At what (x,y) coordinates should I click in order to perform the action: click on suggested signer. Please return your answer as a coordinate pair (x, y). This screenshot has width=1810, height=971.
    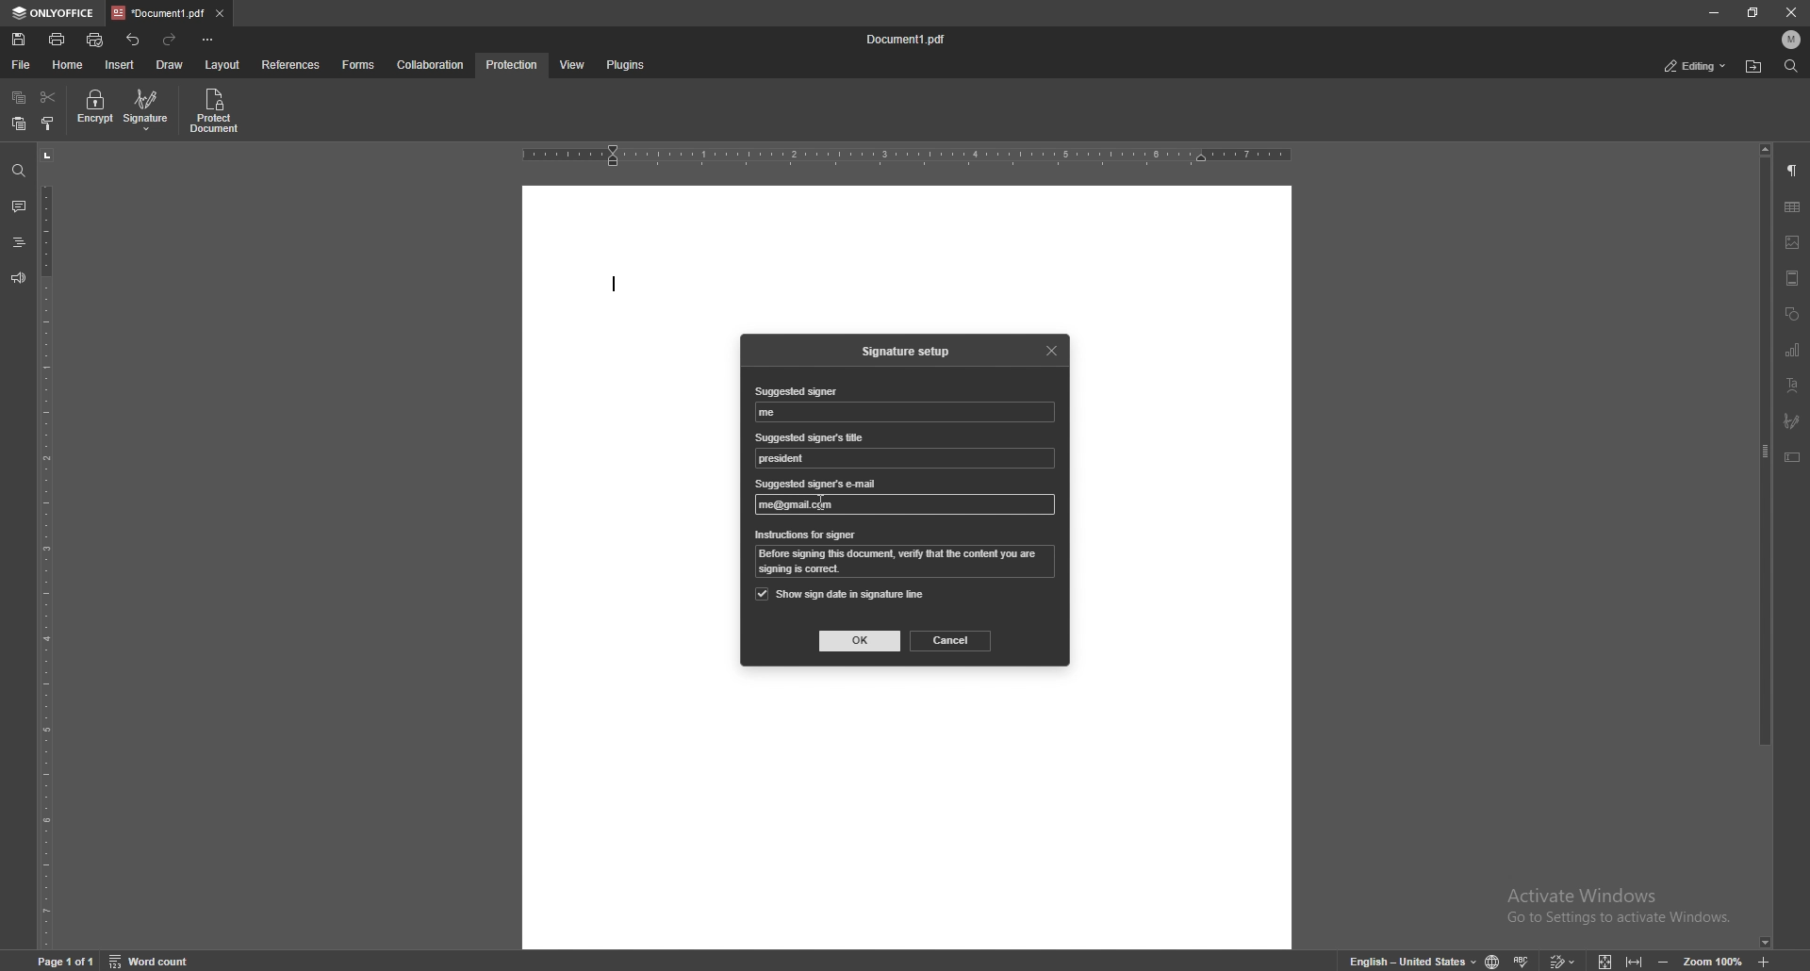
    Looking at the image, I should click on (774, 413).